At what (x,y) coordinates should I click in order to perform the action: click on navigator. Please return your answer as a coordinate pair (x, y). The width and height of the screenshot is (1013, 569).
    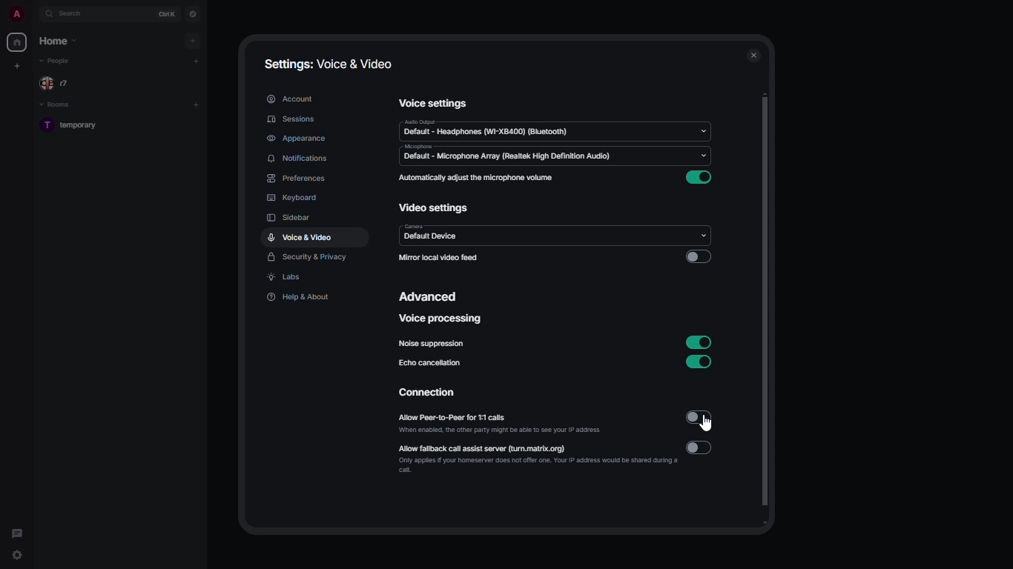
    Looking at the image, I should click on (194, 13).